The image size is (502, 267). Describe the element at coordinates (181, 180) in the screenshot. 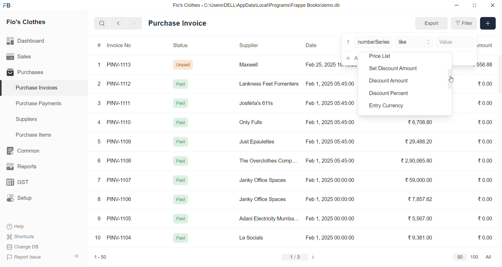

I see `Paid` at that location.